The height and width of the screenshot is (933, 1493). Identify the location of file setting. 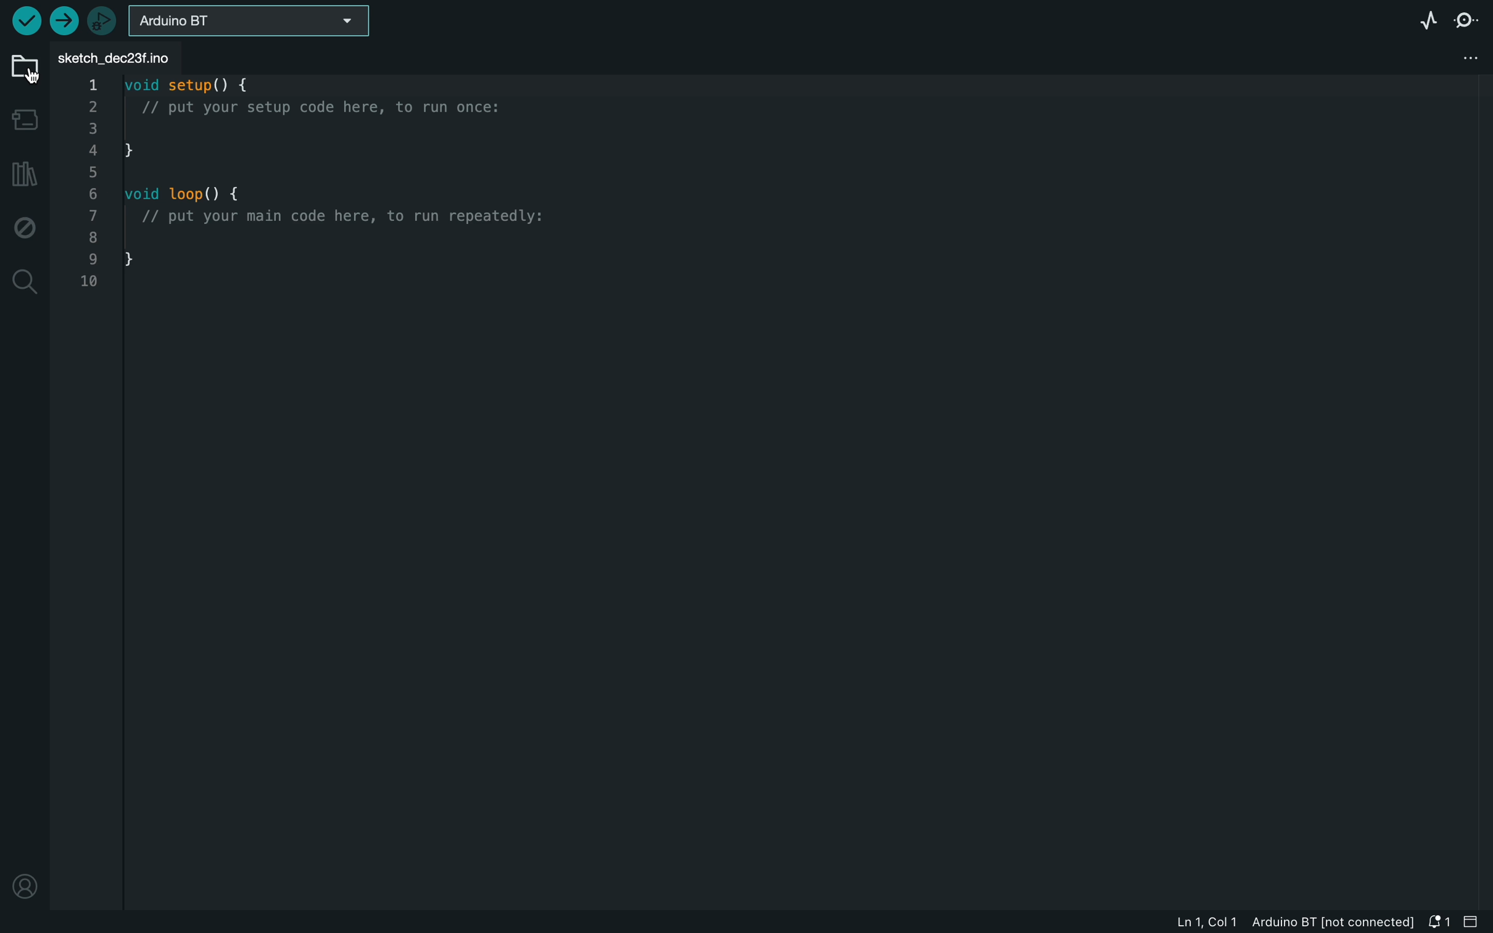
(1465, 56).